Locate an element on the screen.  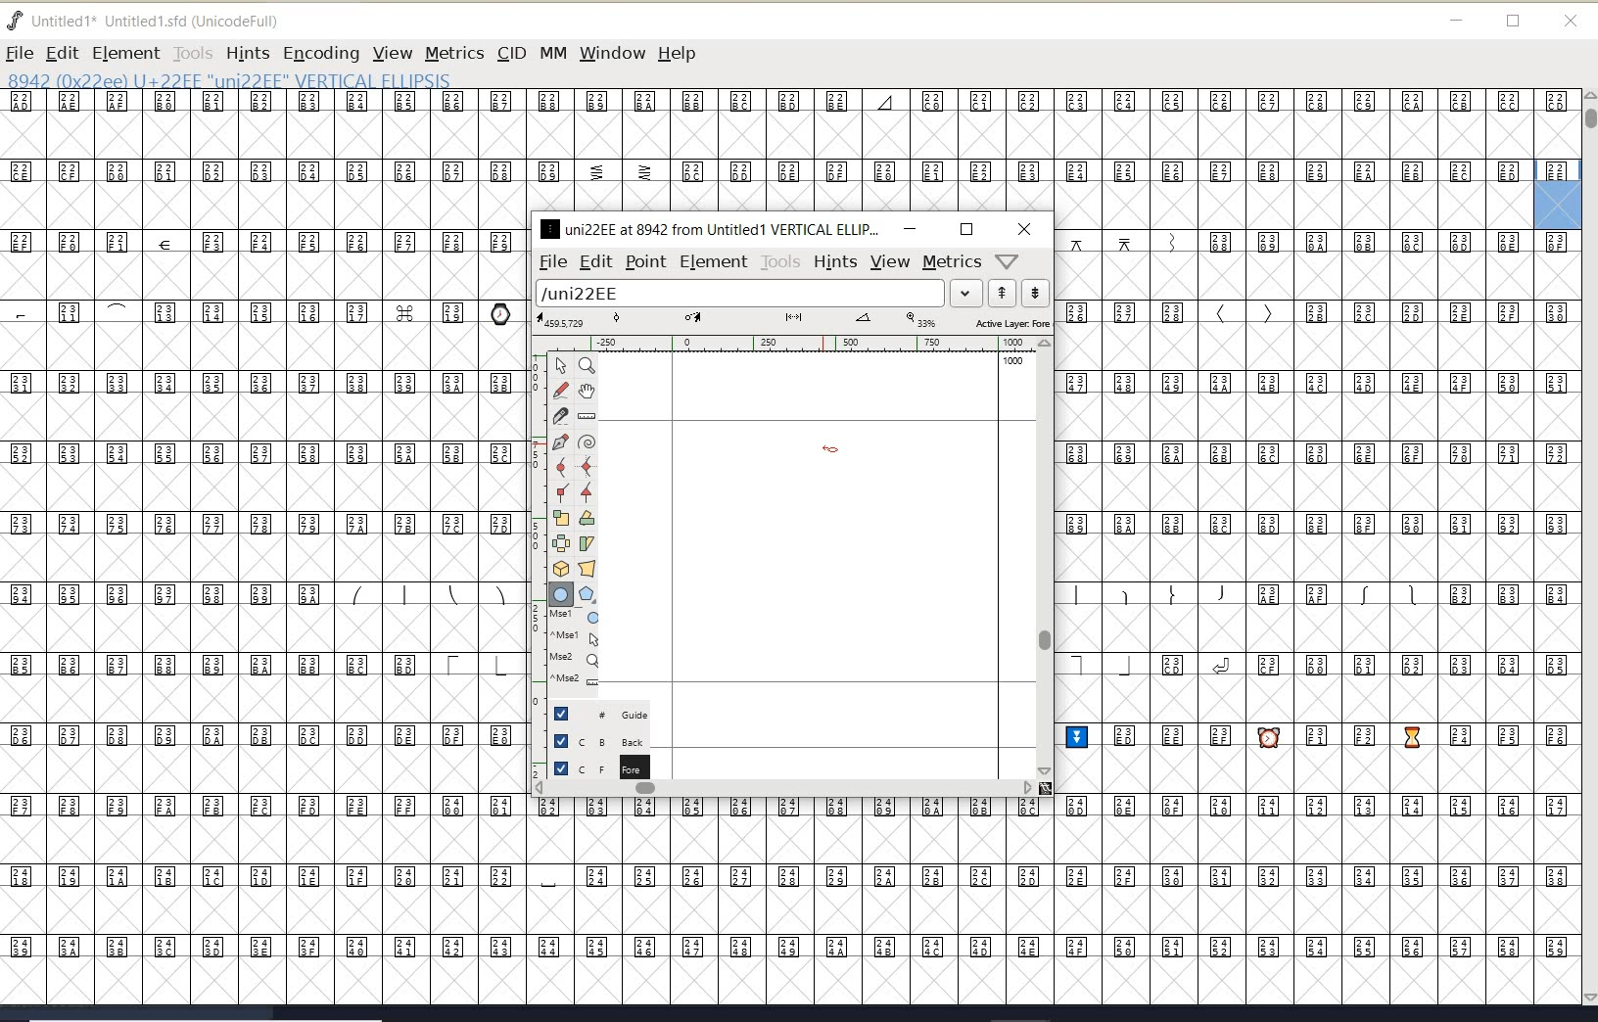
polygon or star is located at coordinates (587, 596).